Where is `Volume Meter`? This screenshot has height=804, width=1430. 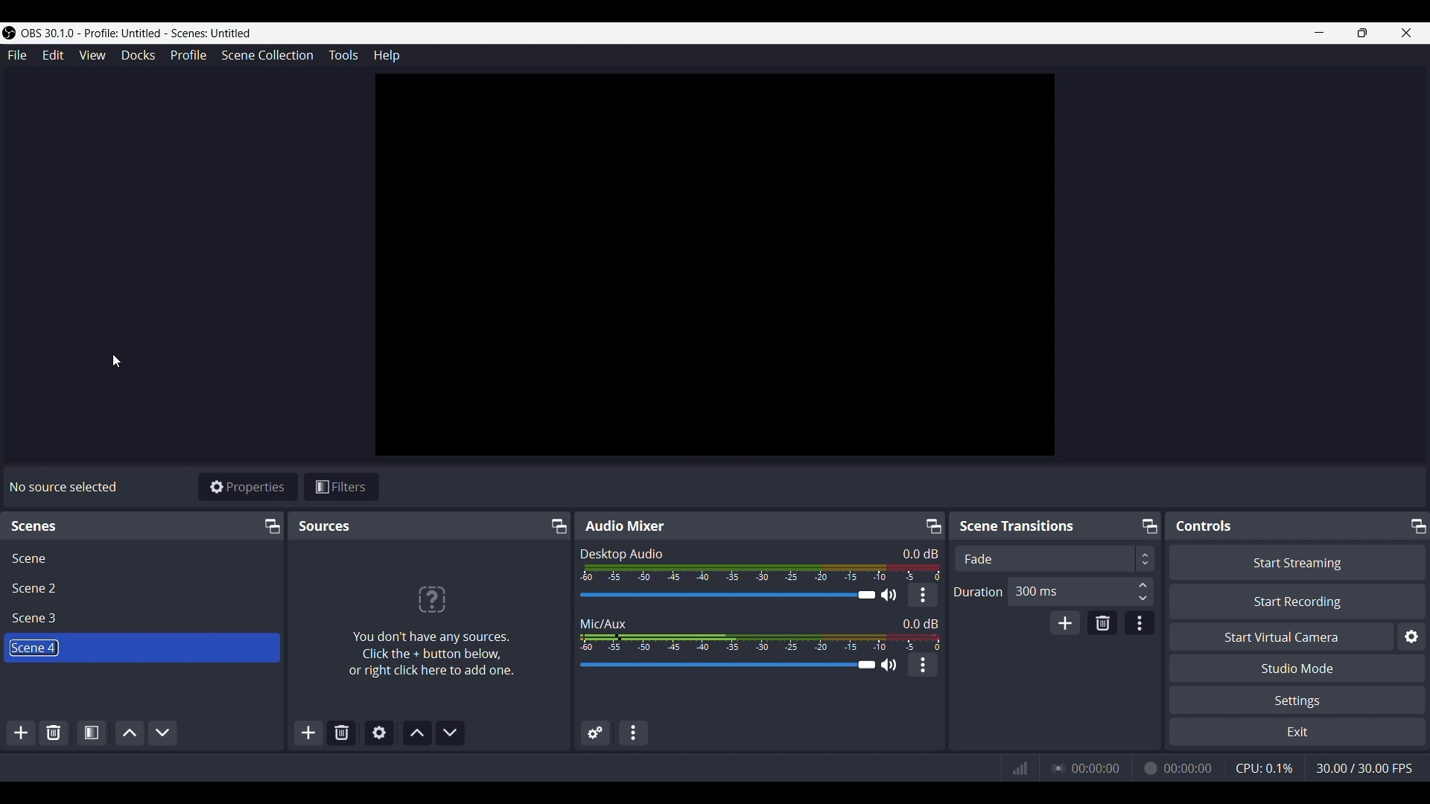 Volume Meter is located at coordinates (760, 642).